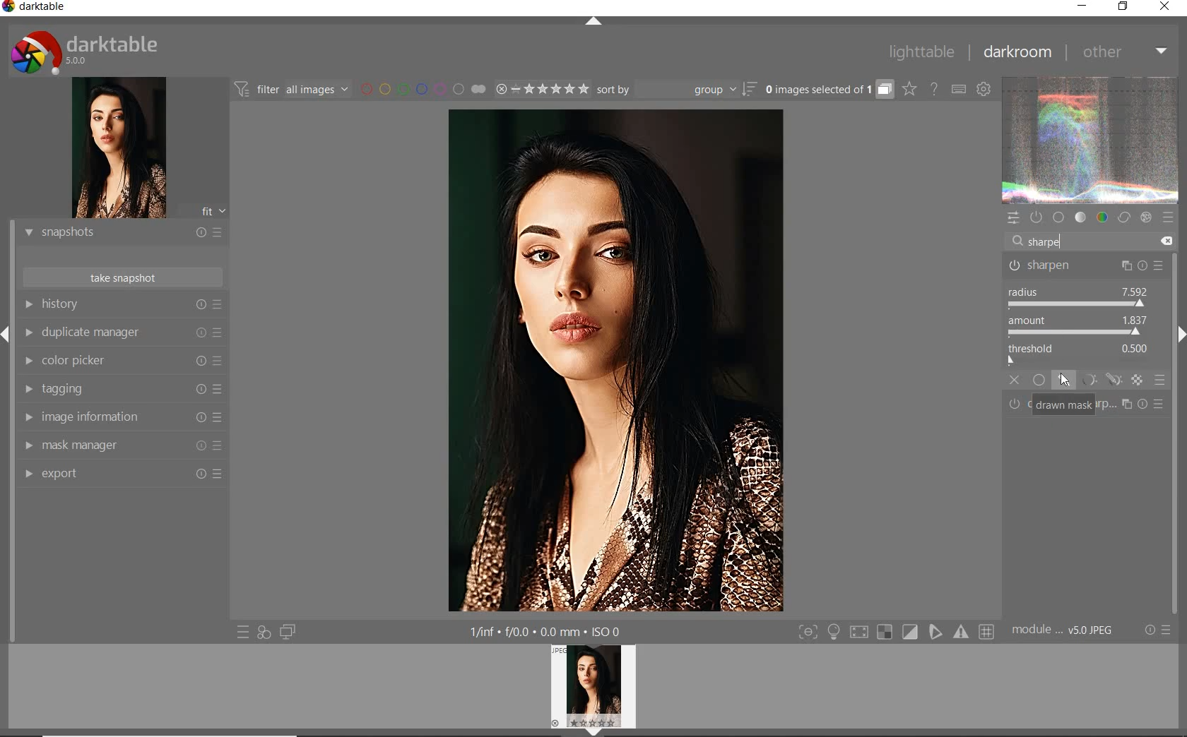 The height and width of the screenshot is (737, 1187). What do you see at coordinates (121, 362) in the screenshot?
I see `COLOR PICKER` at bounding box center [121, 362].